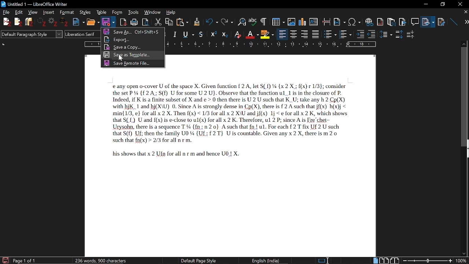 This screenshot has height=264, width=469. Describe the element at coordinates (326, 21) in the screenshot. I see `Insert page break` at that location.